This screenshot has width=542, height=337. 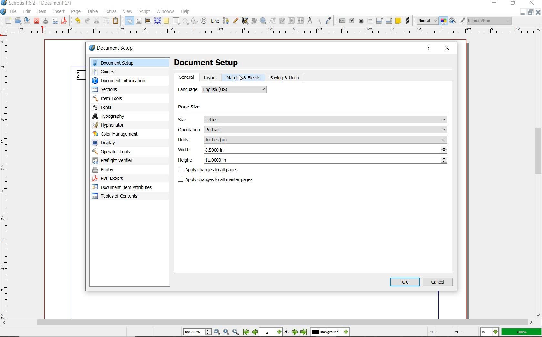 I want to click on Close, so click(x=522, y=12).